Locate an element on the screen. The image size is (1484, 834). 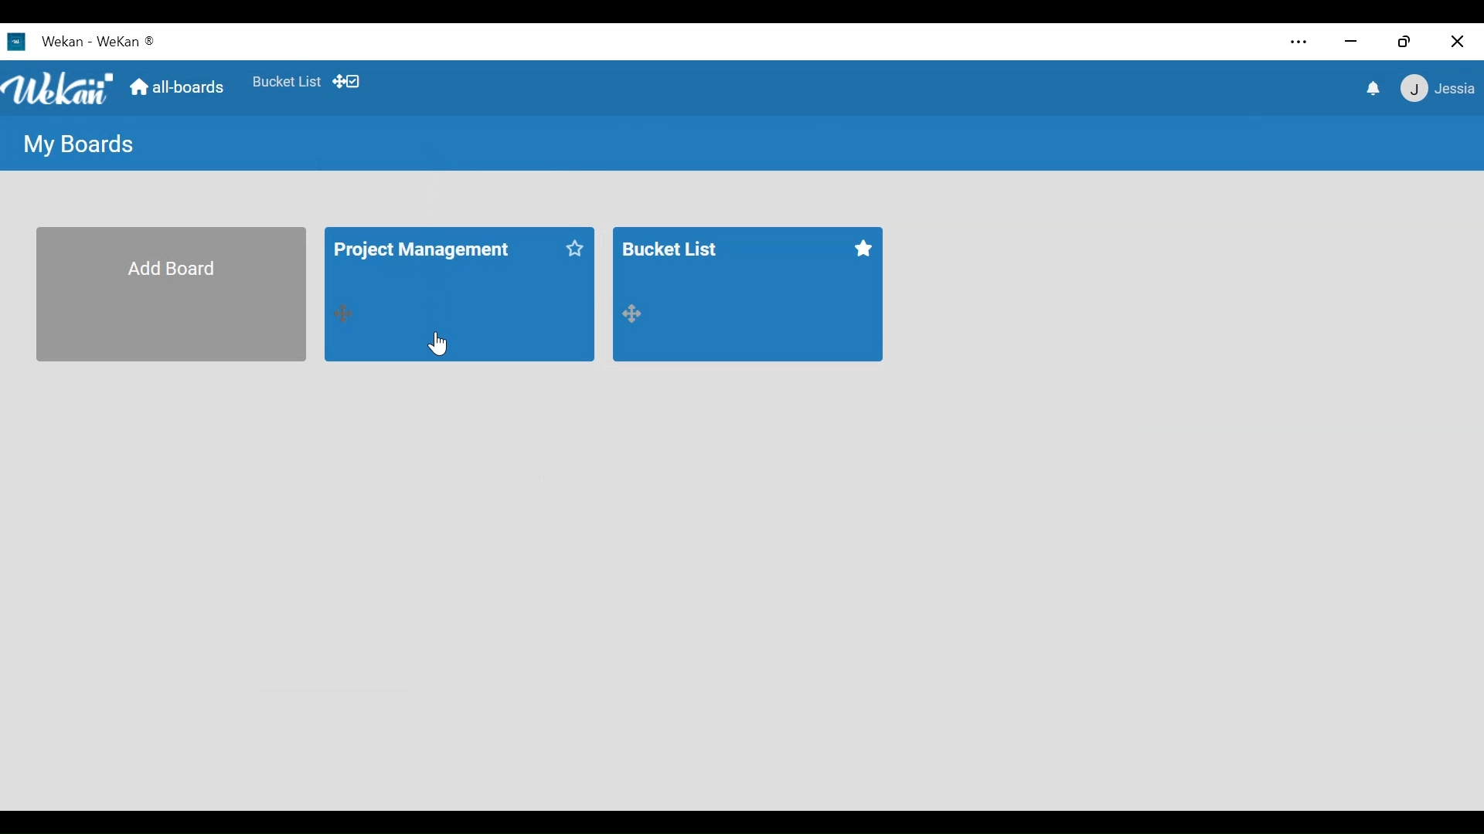
Favorites is located at coordinates (861, 250).